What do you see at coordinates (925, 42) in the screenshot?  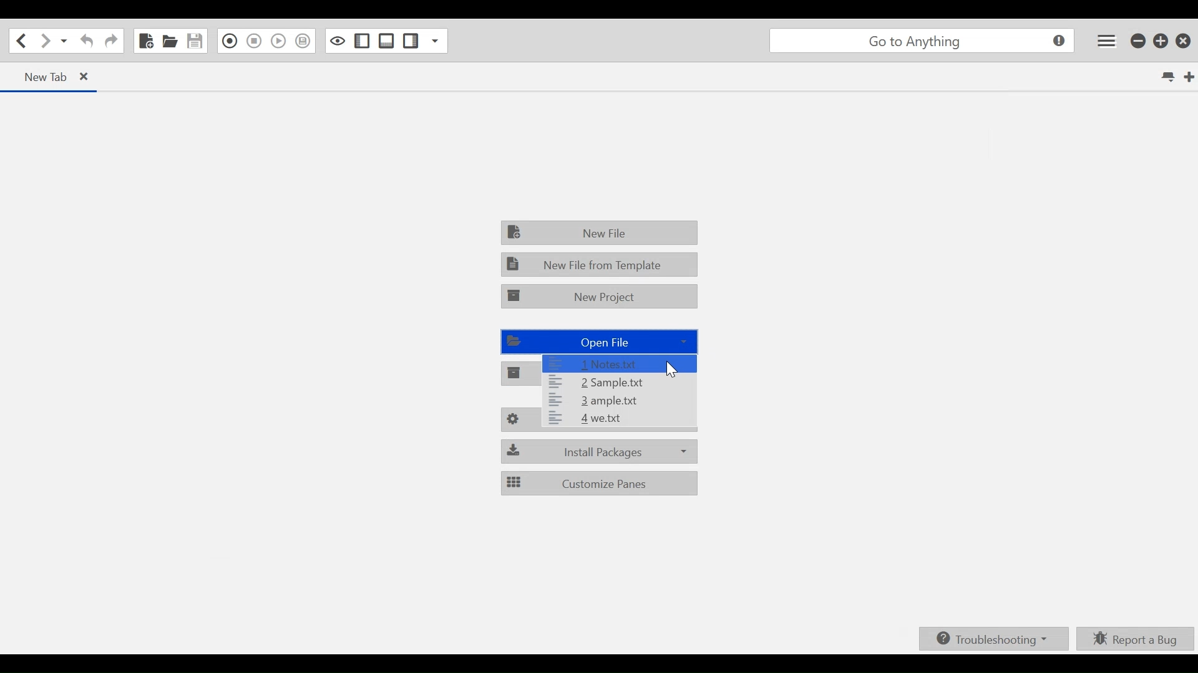 I see `go to anything` at bounding box center [925, 42].